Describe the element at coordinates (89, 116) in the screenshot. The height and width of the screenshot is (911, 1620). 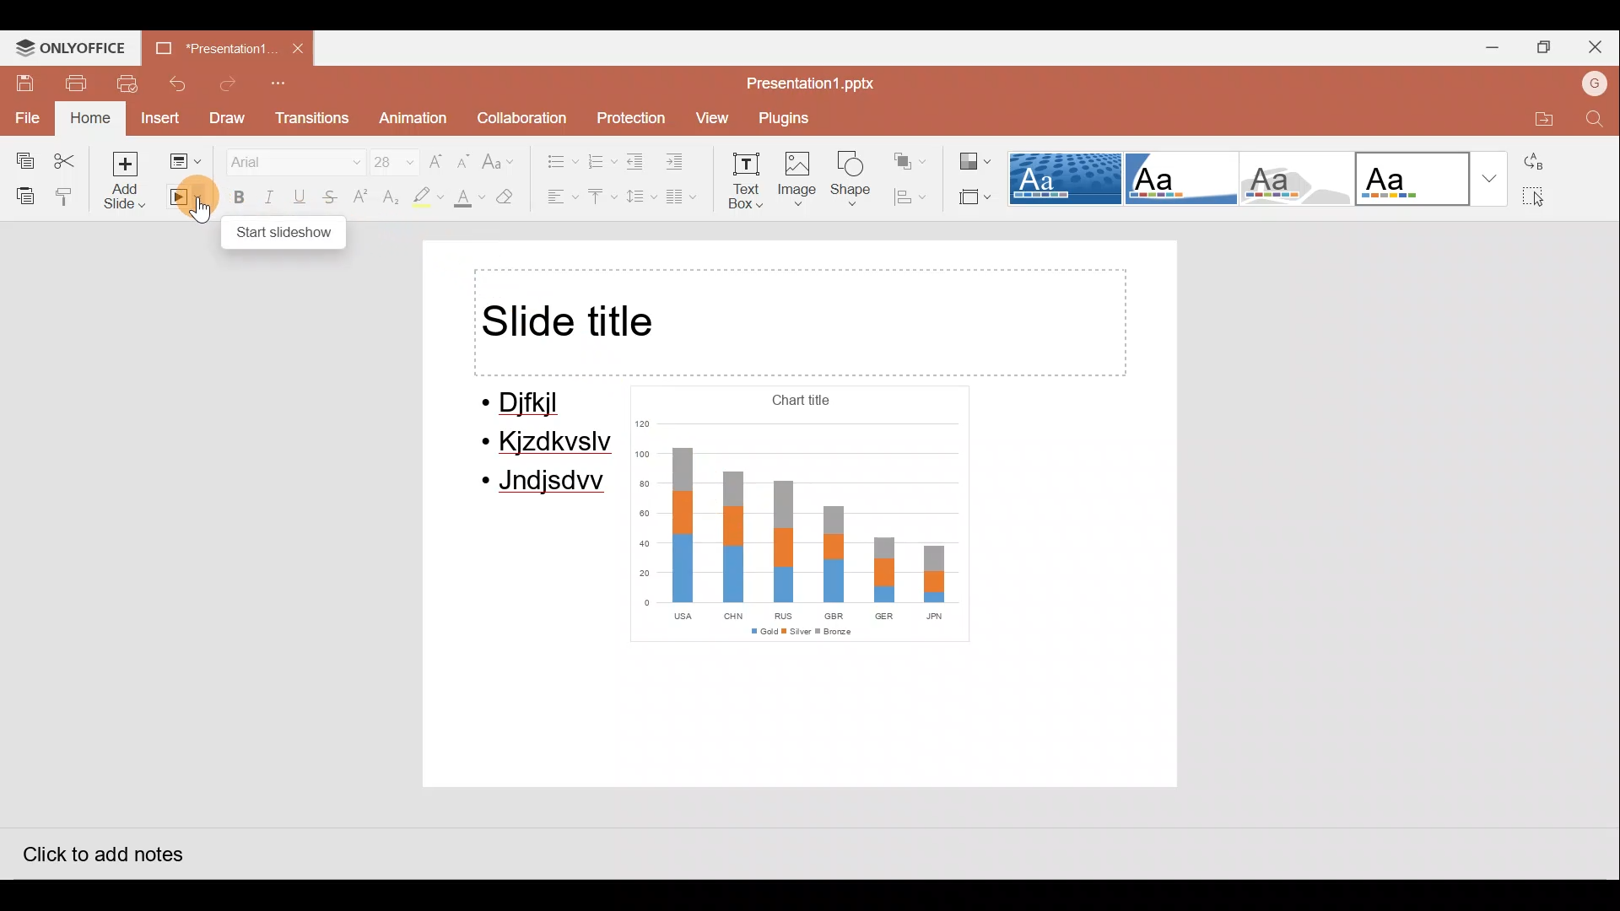
I see `Home` at that location.